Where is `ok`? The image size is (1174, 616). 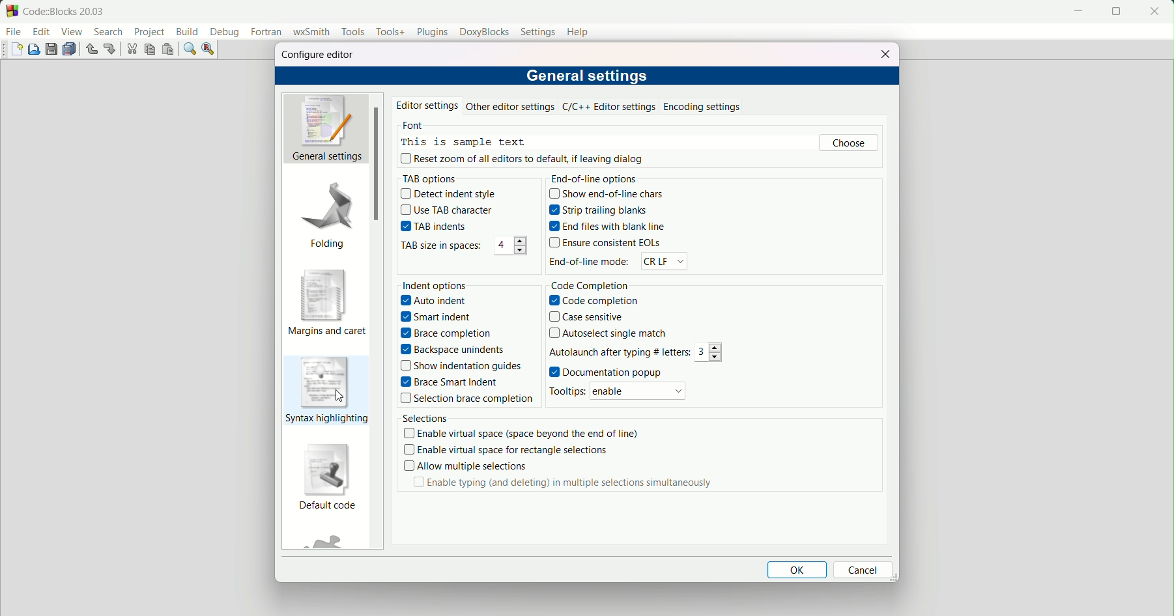
ok is located at coordinates (798, 570).